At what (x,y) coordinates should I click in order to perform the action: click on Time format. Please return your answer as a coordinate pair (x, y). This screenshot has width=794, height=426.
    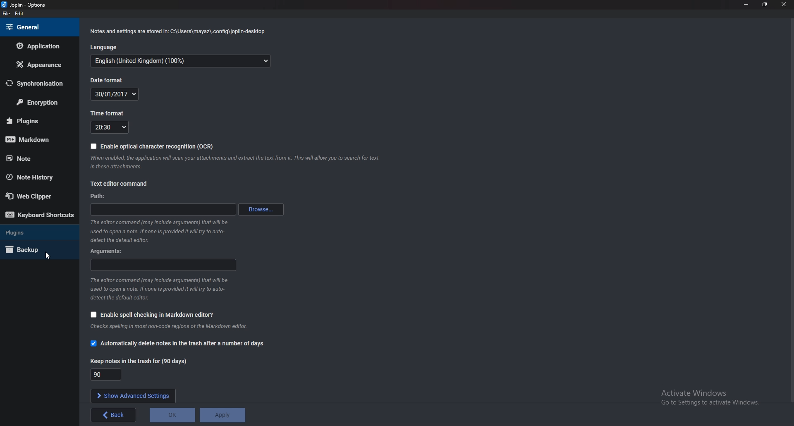
    Looking at the image, I should click on (111, 127).